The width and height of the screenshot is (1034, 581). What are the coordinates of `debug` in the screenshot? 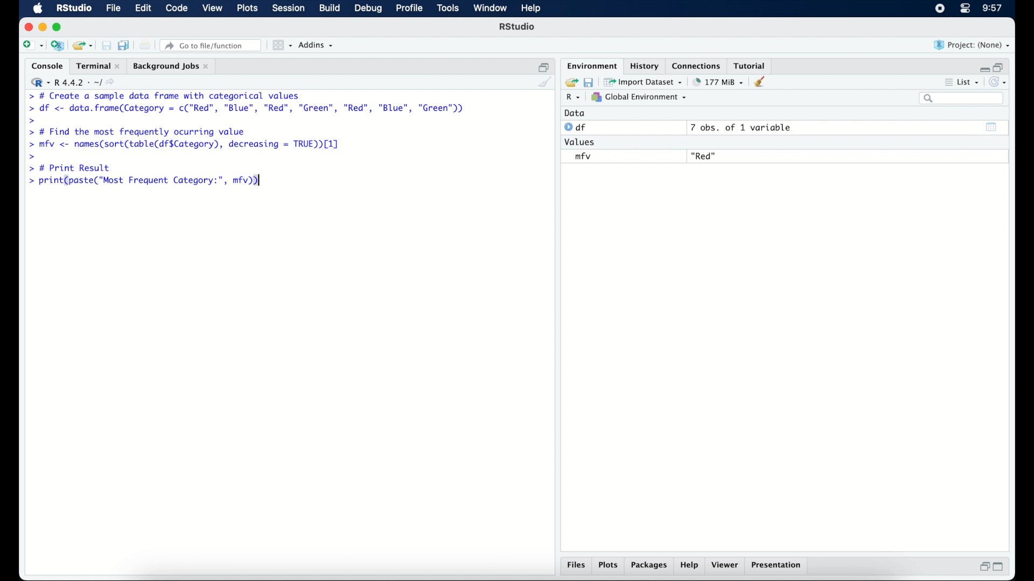 It's located at (367, 9).